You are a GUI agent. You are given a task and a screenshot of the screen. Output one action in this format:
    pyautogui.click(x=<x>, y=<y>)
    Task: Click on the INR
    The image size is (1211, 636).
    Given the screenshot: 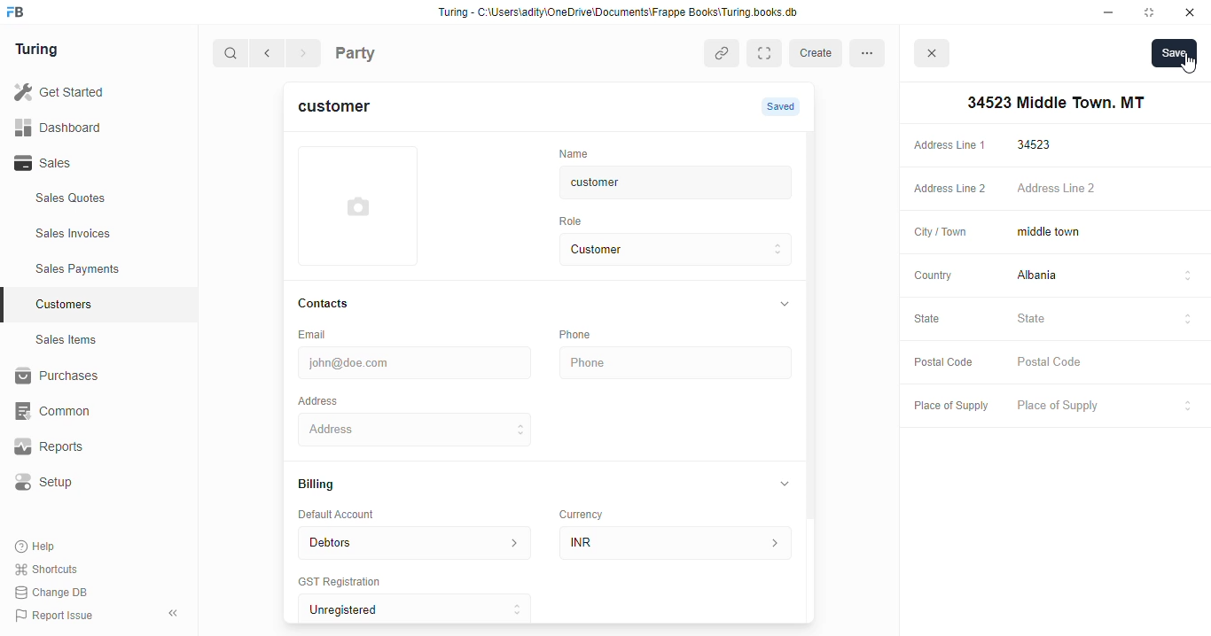 What is the action you would take?
    pyautogui.click(x=679, y=542)
    